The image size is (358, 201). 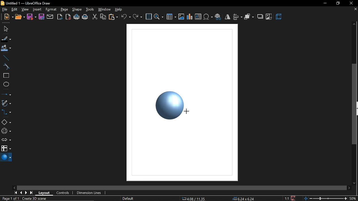 I want to click on move down, so click(x=355, y=183).